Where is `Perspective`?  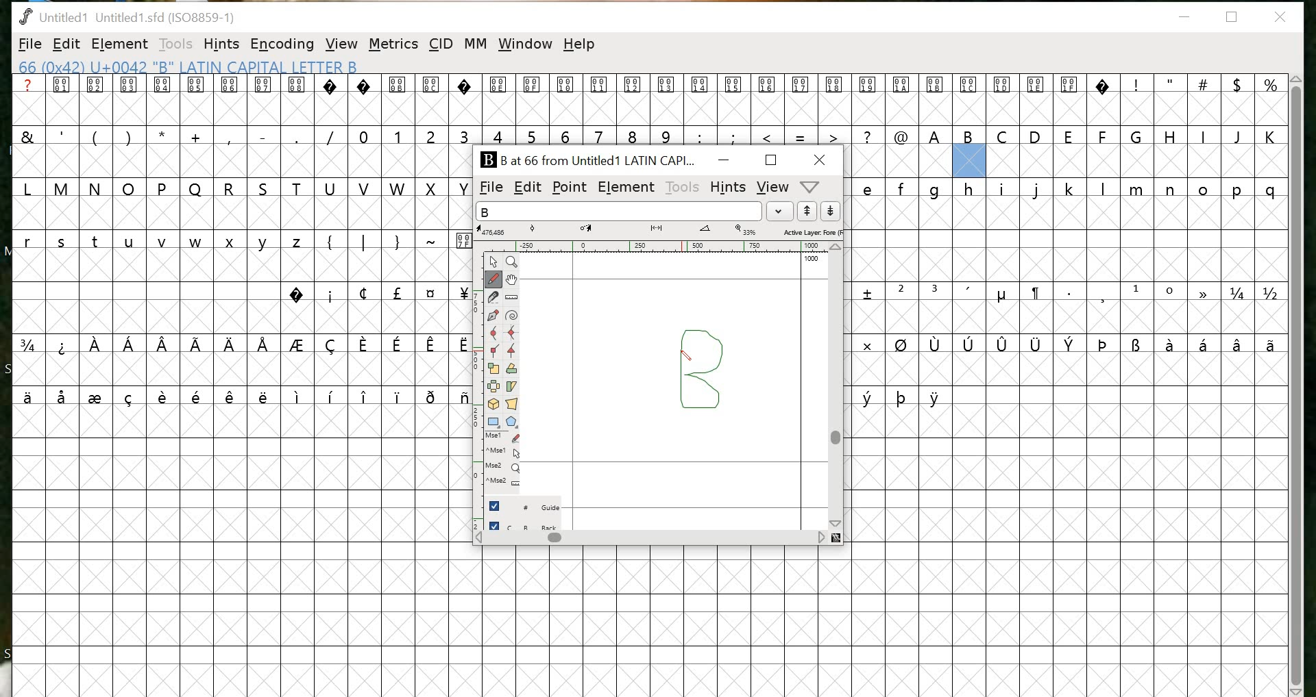
Perspective is located at coordinates (512, 405).